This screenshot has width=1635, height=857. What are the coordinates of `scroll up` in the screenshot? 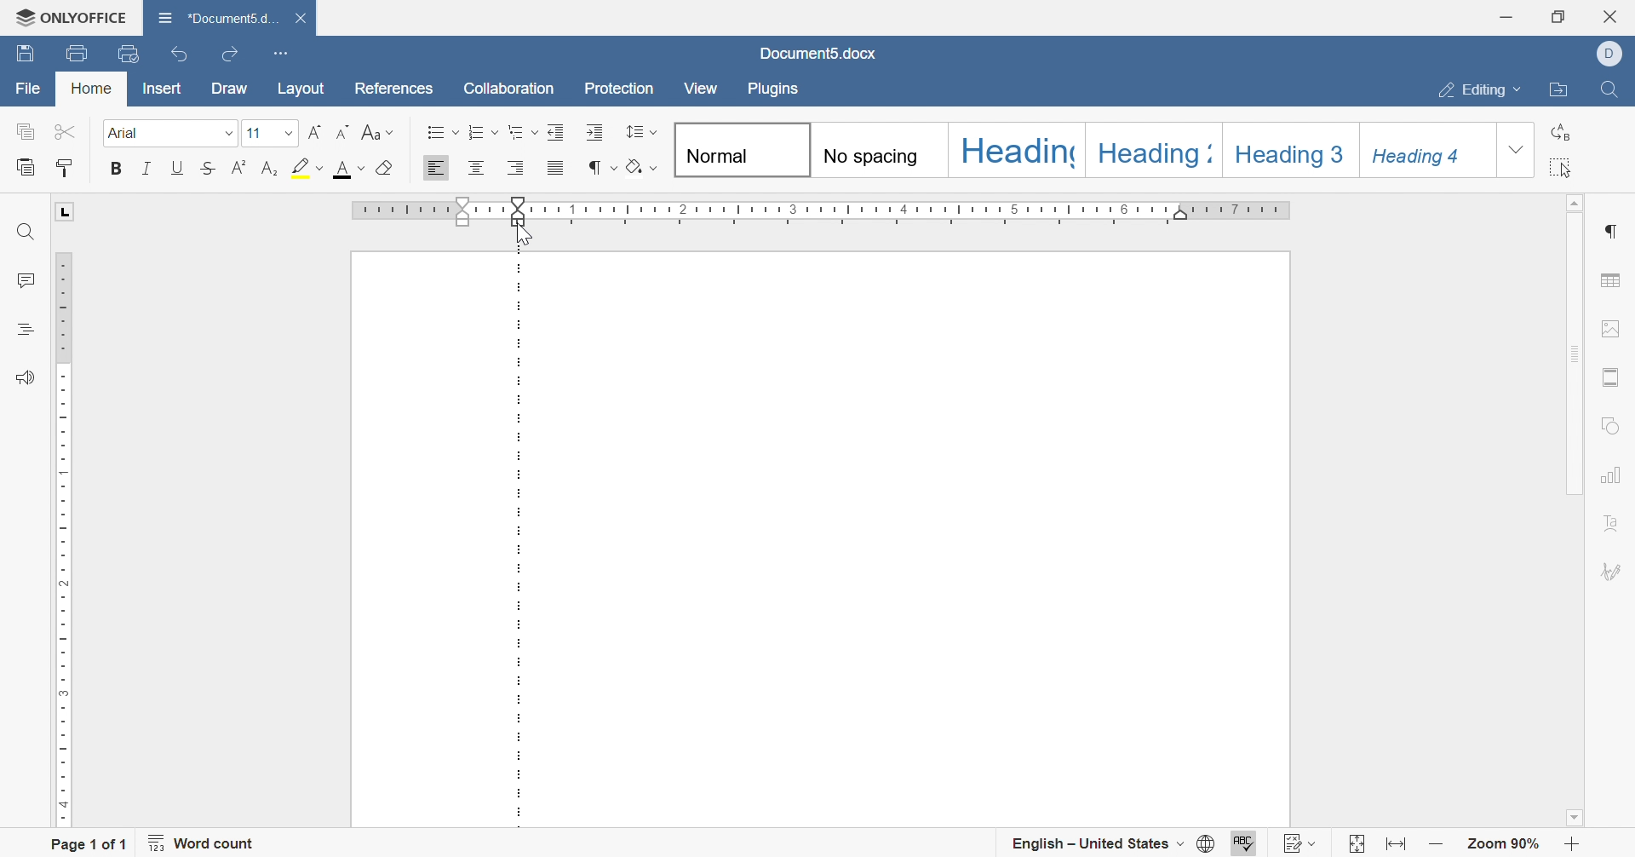 It's located at (1578, 200).